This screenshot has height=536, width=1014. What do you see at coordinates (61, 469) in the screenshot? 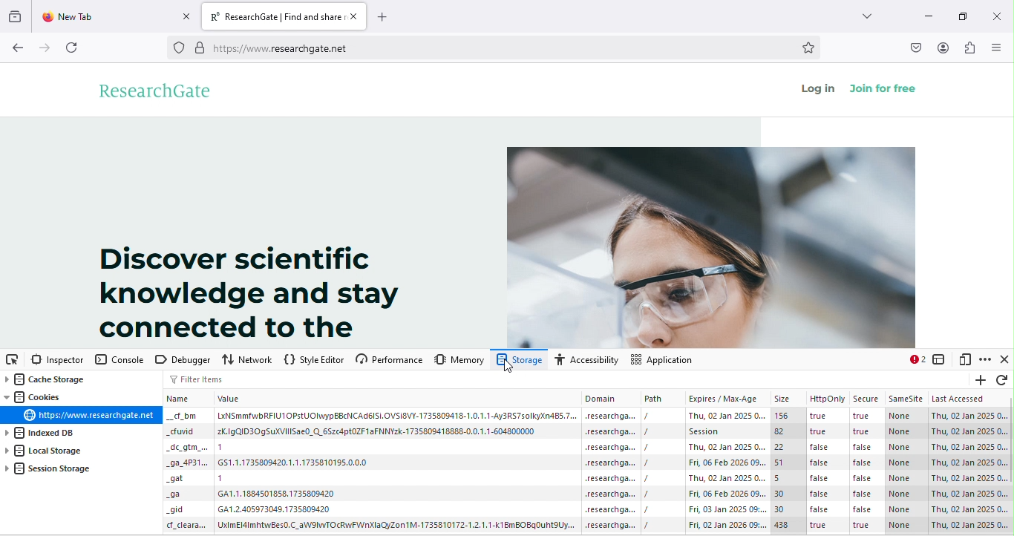
I see `session storage` at bounding box center [61, 469].